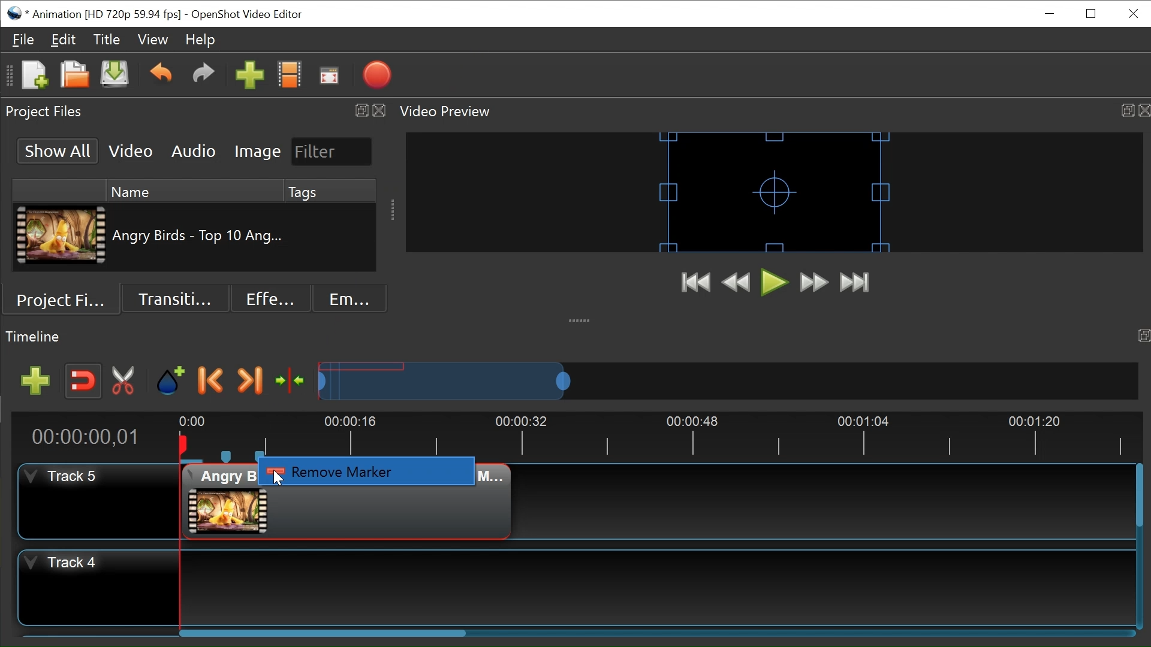 This screenshot has width=1151, height=647. Describe the element at coordinates (83, 382) in the screenshot. I see `Snap` at that location.